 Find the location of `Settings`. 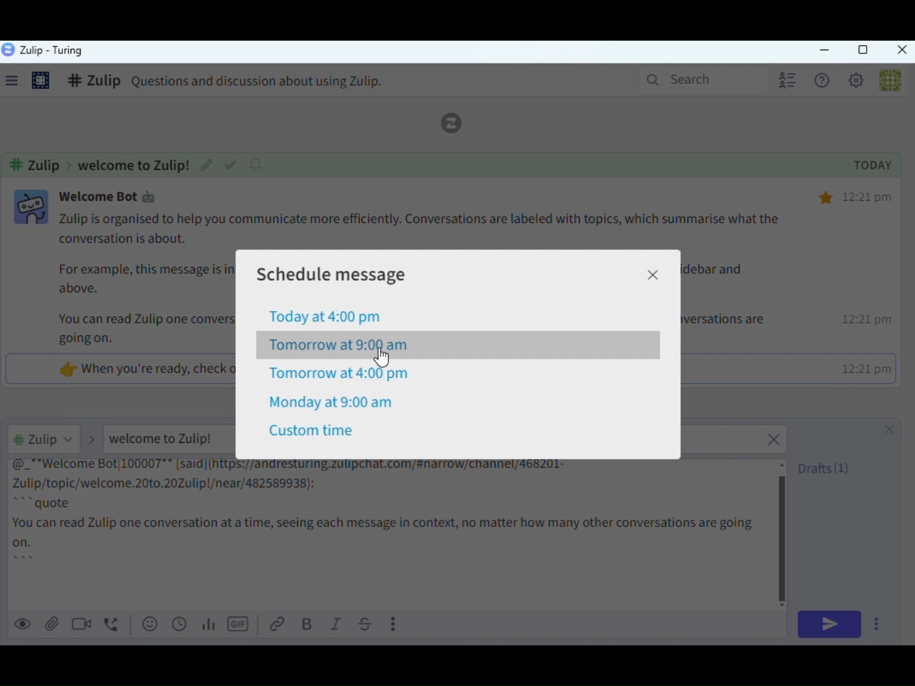

Settings is located at coordinates (42, 82).